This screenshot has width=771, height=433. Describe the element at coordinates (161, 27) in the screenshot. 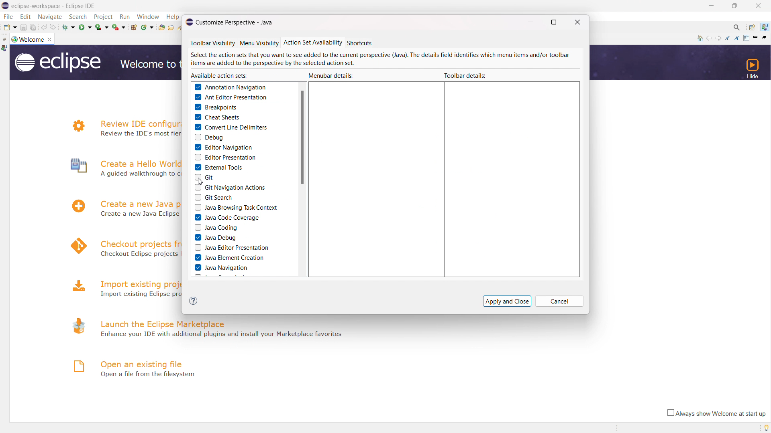

I see `open type` at that location.